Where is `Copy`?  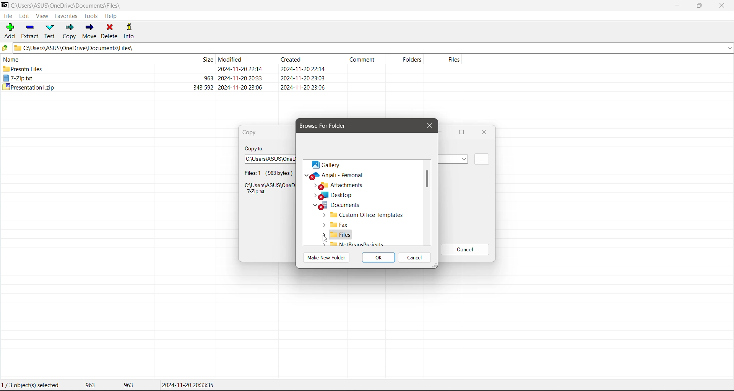 Copy is located at coordinates (69, 31).